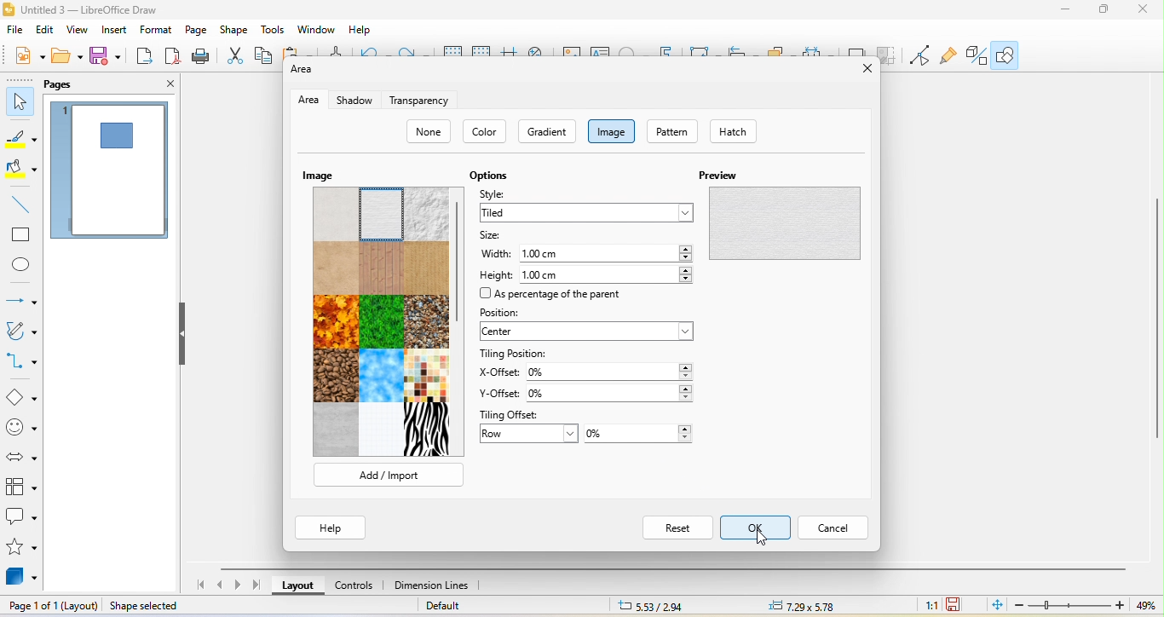  I want to click on line, so click(20, 205).